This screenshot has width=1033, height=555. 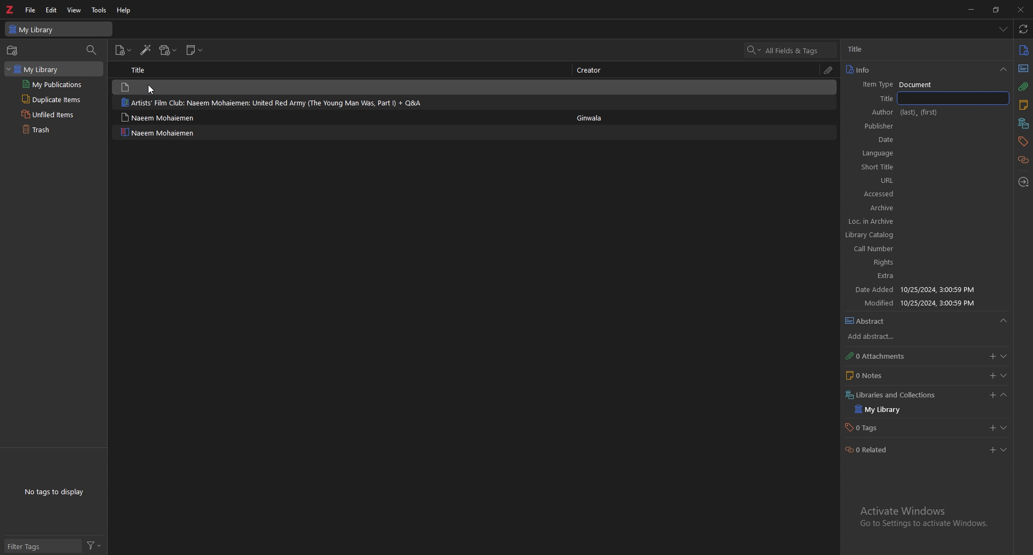 I want to click on item, so click(x=342, y=87).